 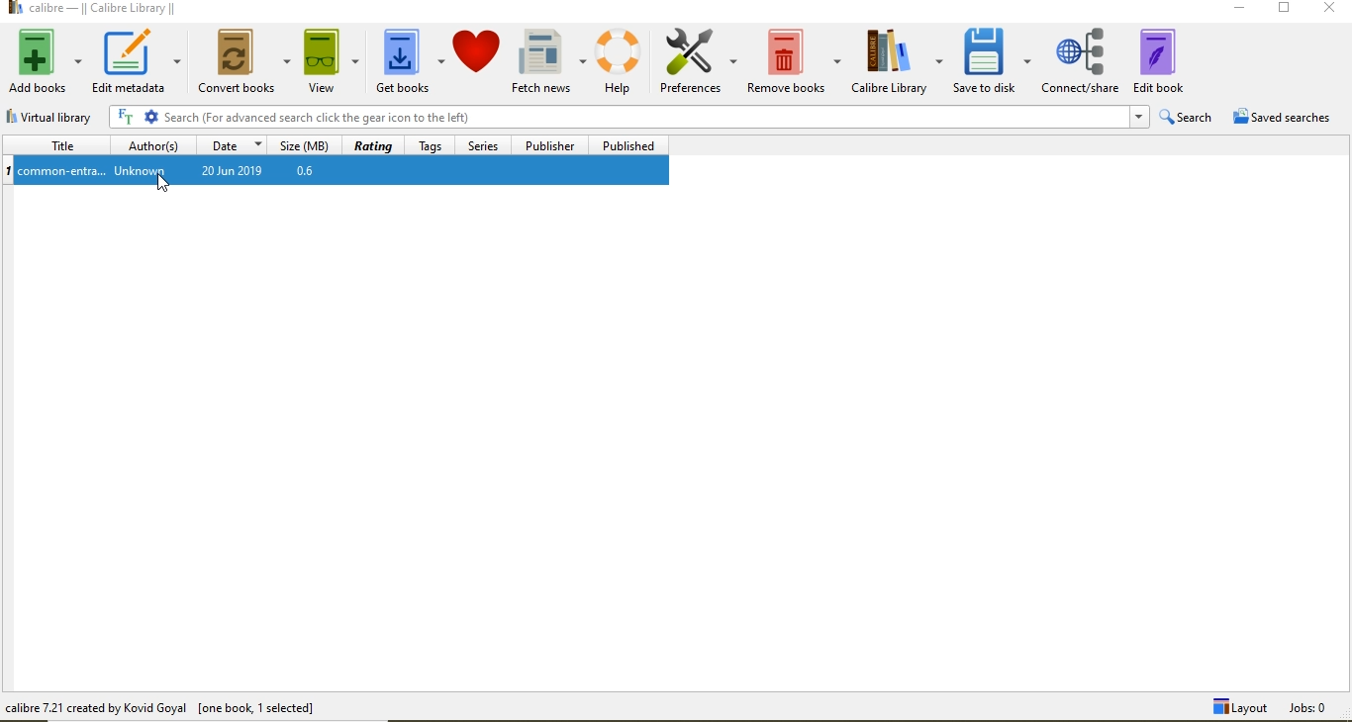 What do you see at coordinates (1081, 57) in the screenshot?
I see `connect/share` at bounding box center [1081, 57].